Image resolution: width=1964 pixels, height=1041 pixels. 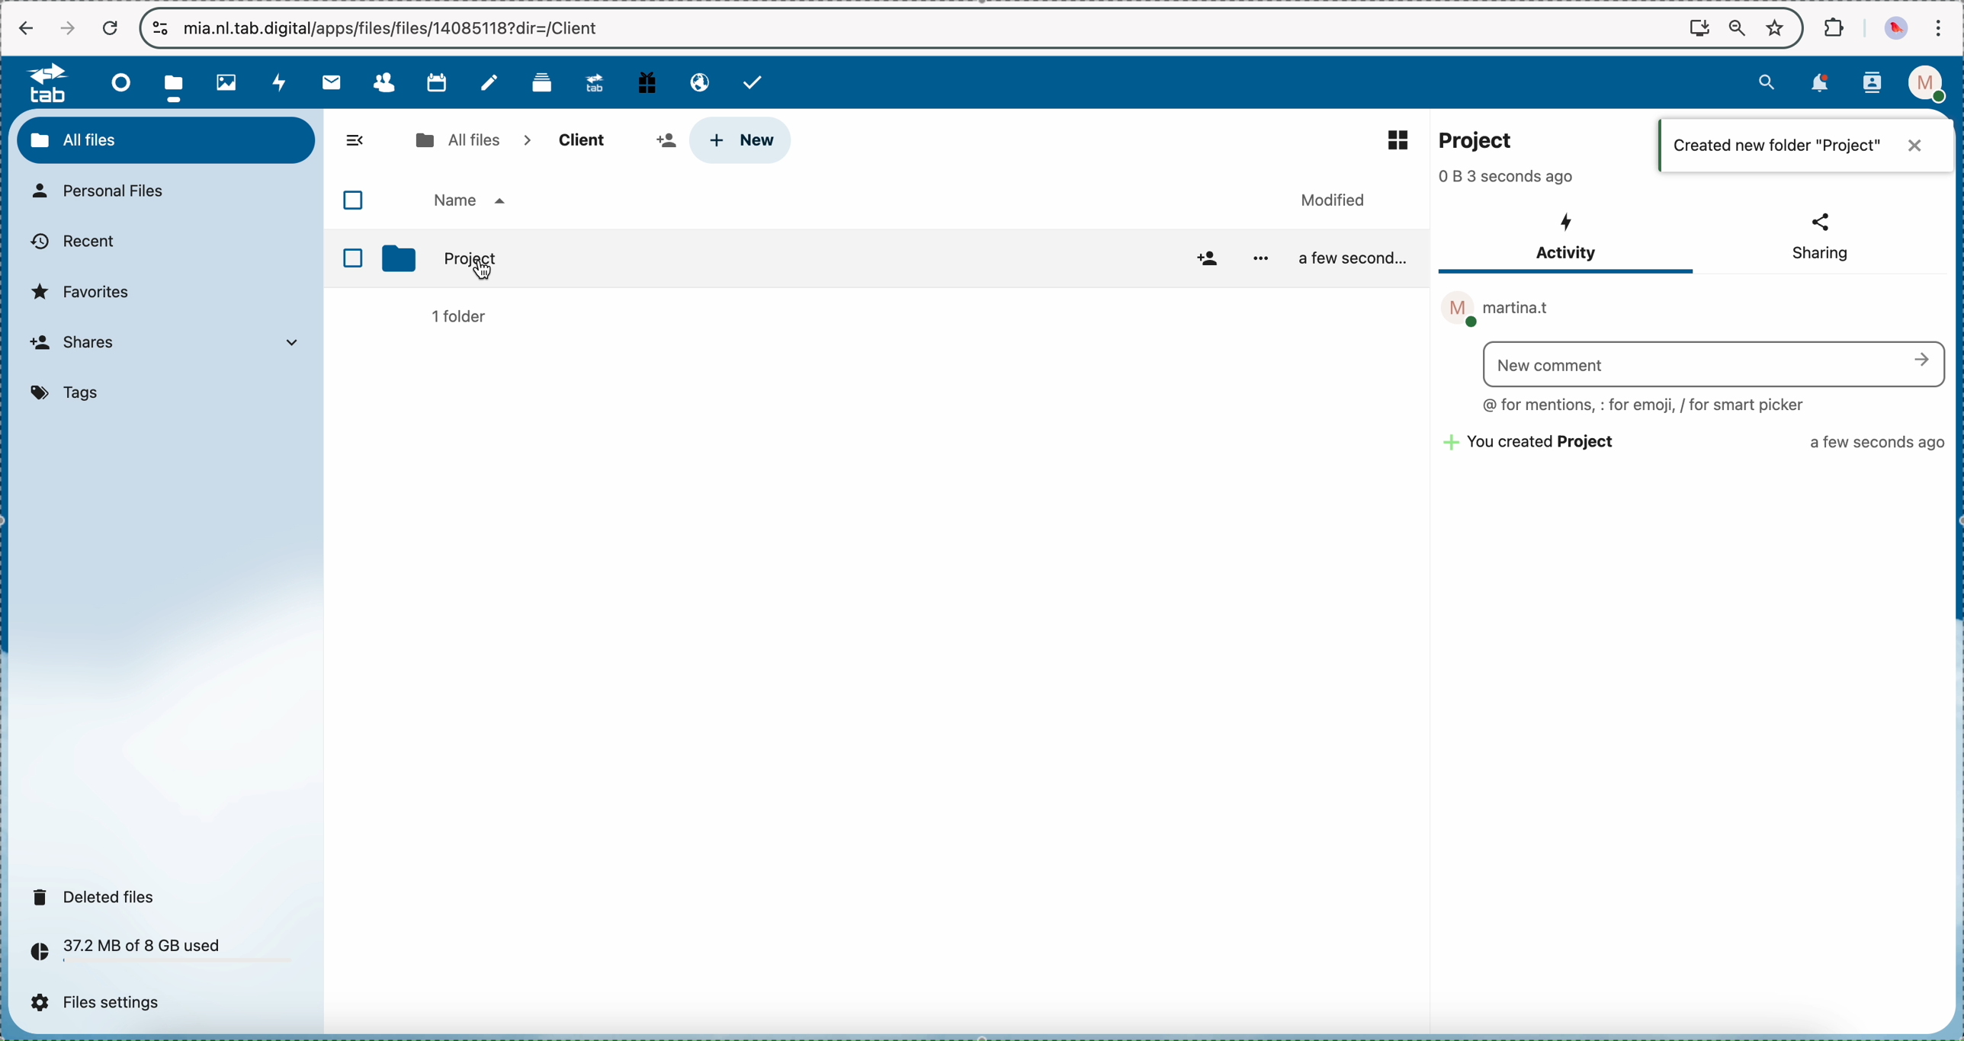 I want to click on personal files, so click(x=106, y=192).